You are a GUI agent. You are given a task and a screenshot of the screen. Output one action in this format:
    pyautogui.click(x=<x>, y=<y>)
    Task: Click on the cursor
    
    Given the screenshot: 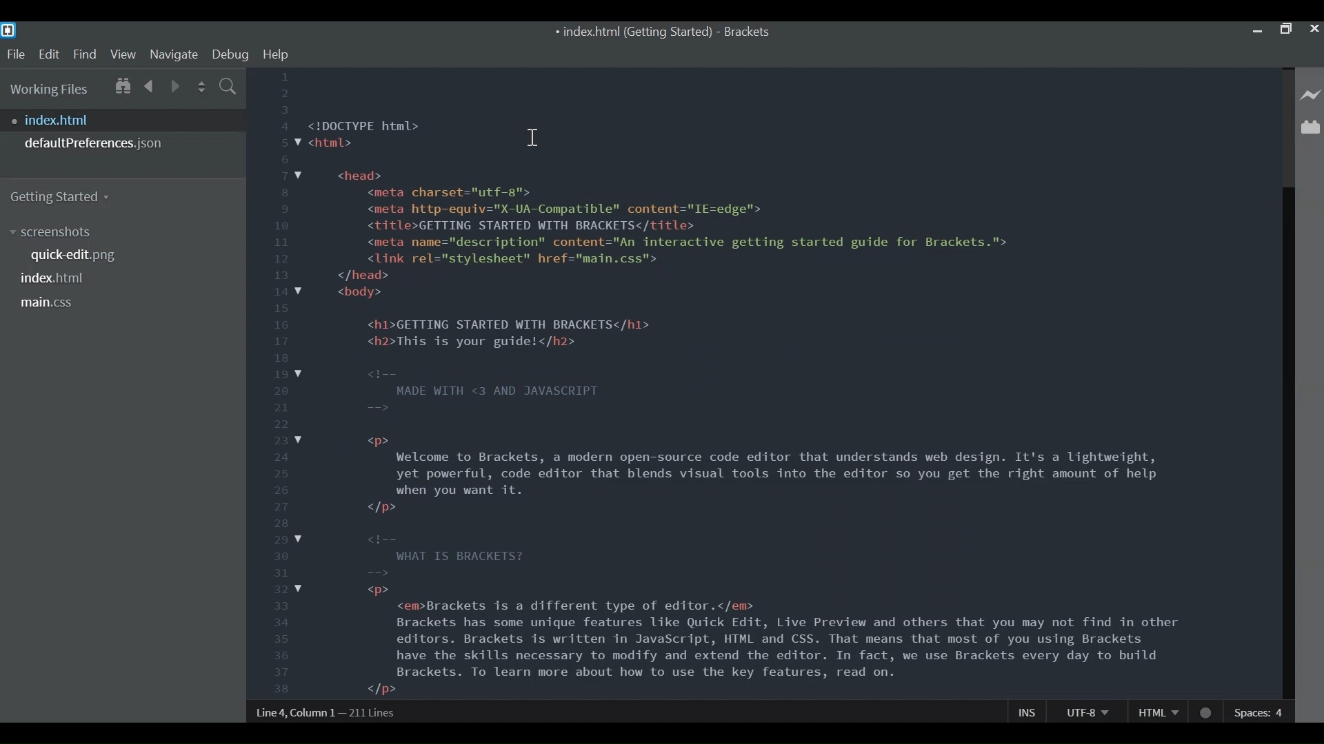 What is the action you would take?
    pyautogui.click(x=534, y=140)
    